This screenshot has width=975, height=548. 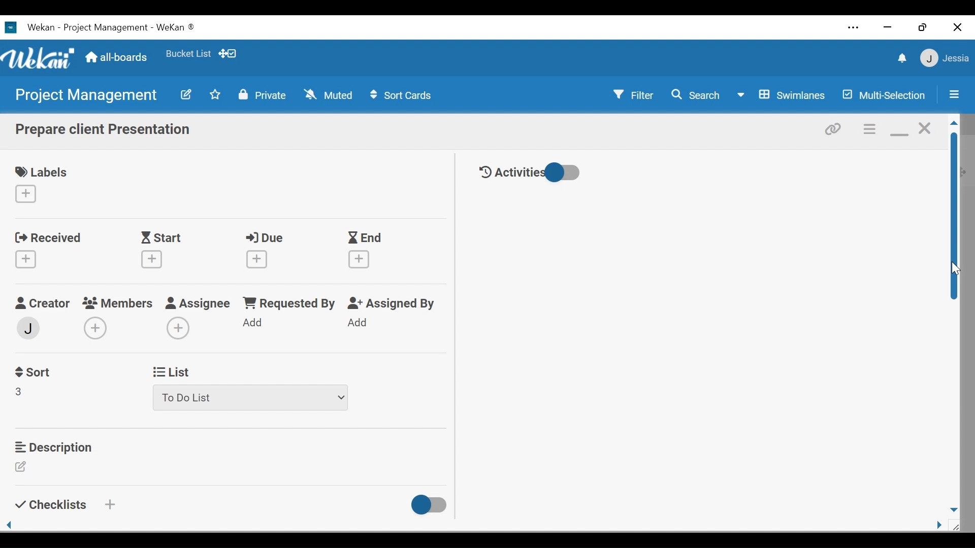 What do you see at coordinates (952, 122) in the screenshot?
I see `Scroll up` at bounding box center [952, 122].